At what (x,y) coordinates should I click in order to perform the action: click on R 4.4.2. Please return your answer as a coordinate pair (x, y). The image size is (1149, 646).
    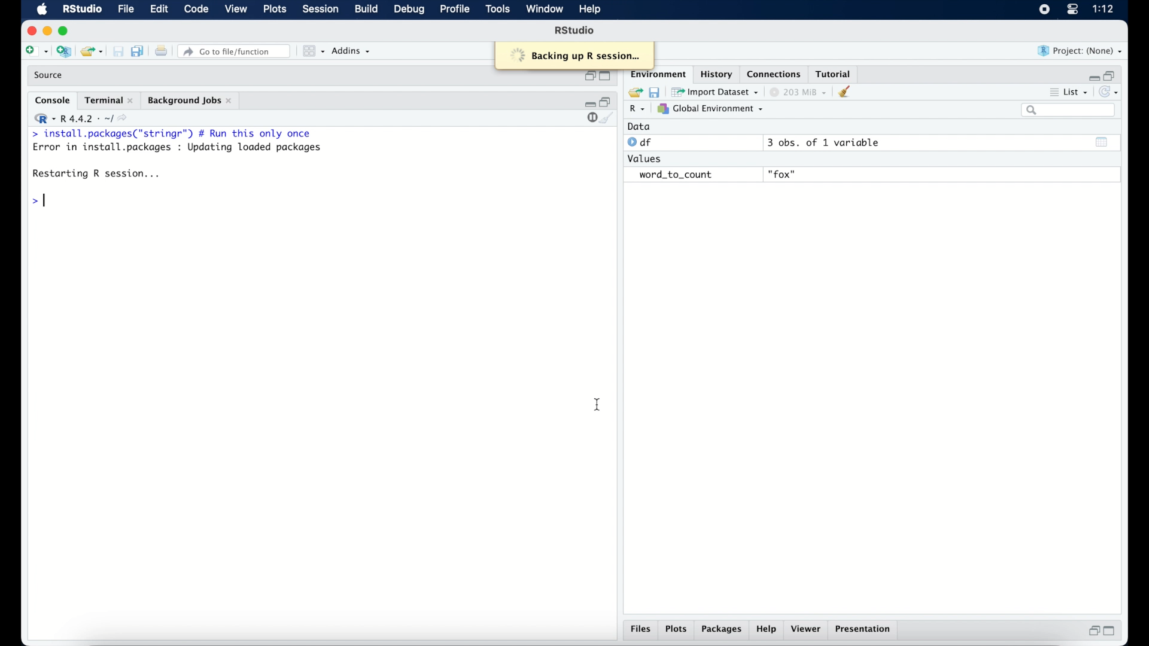
    Looking at the image, I should click on (80, 118).